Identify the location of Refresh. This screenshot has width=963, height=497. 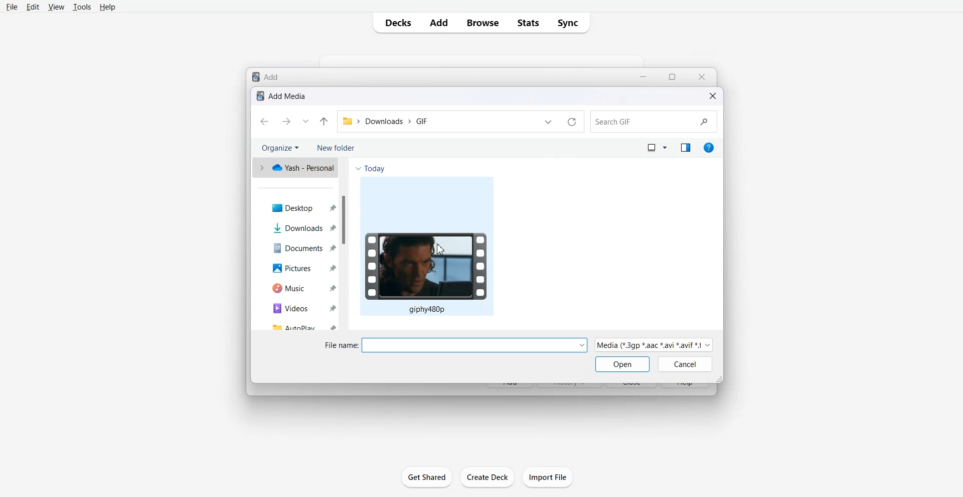
(570, 122).